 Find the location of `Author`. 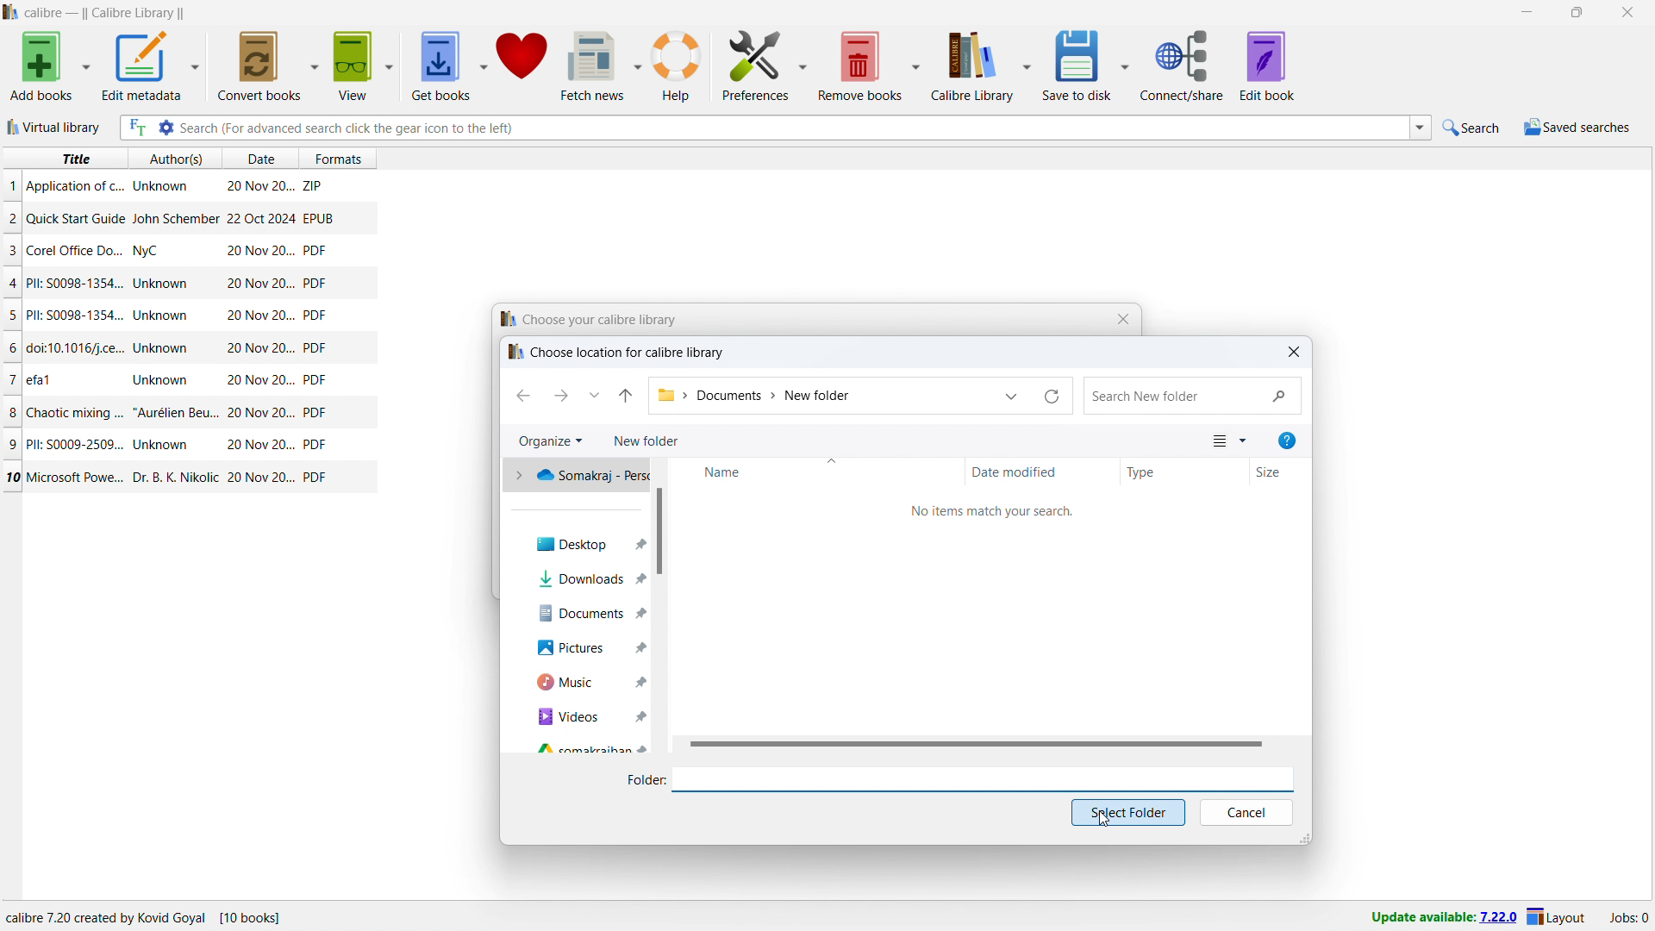

Author is located at coordinates (159, 187).